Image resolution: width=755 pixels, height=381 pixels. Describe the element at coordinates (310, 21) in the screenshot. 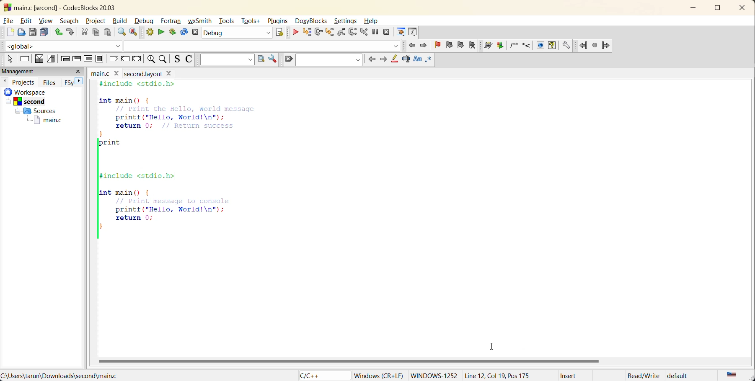

I see `doxyblocks` at that location.